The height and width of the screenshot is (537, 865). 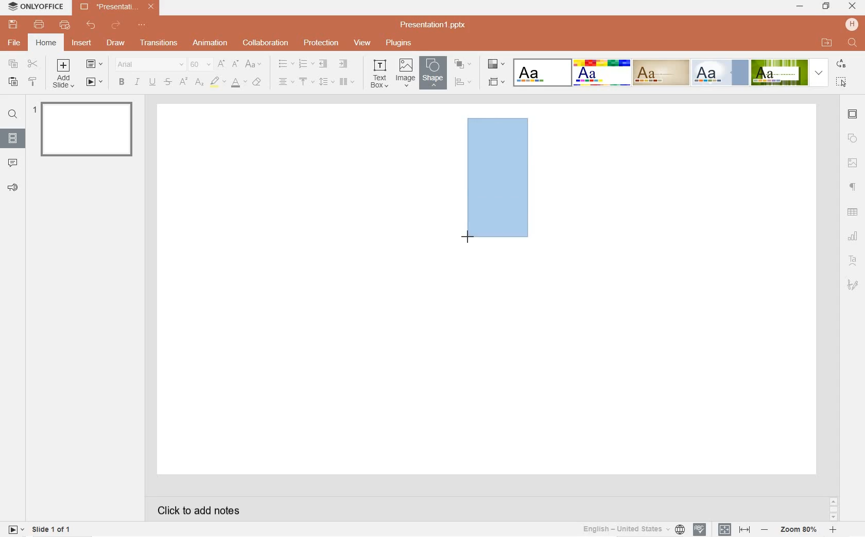 I want to click on set text or document language, so click(x=733, y=529).